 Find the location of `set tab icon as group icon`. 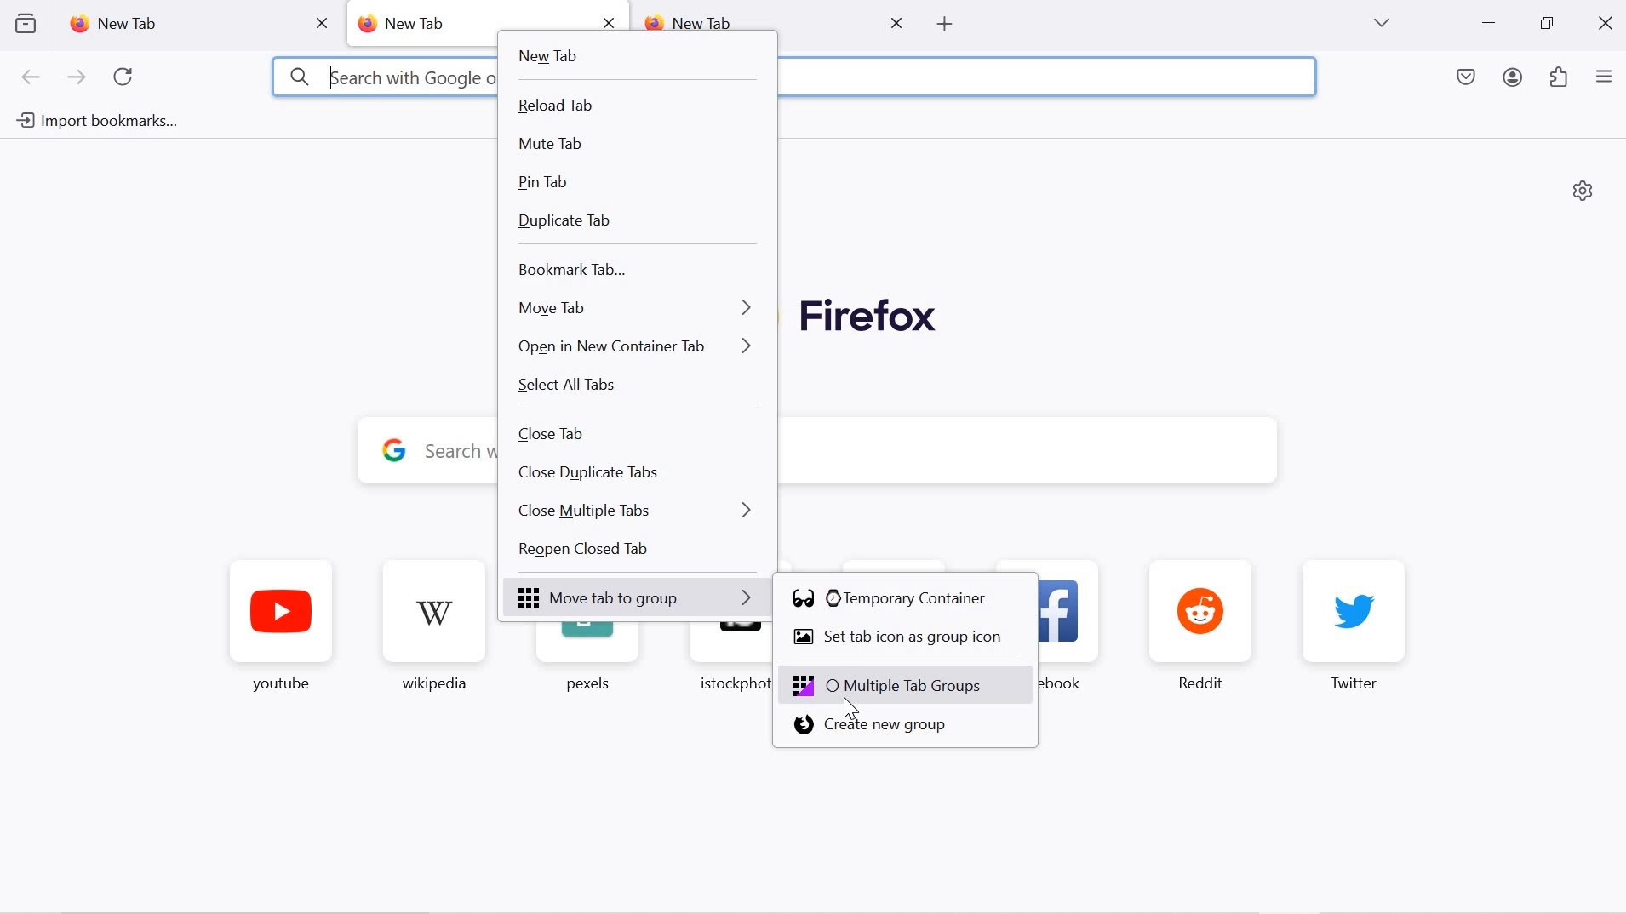

set tab icon as group icon is located at coordinates (899, 639).